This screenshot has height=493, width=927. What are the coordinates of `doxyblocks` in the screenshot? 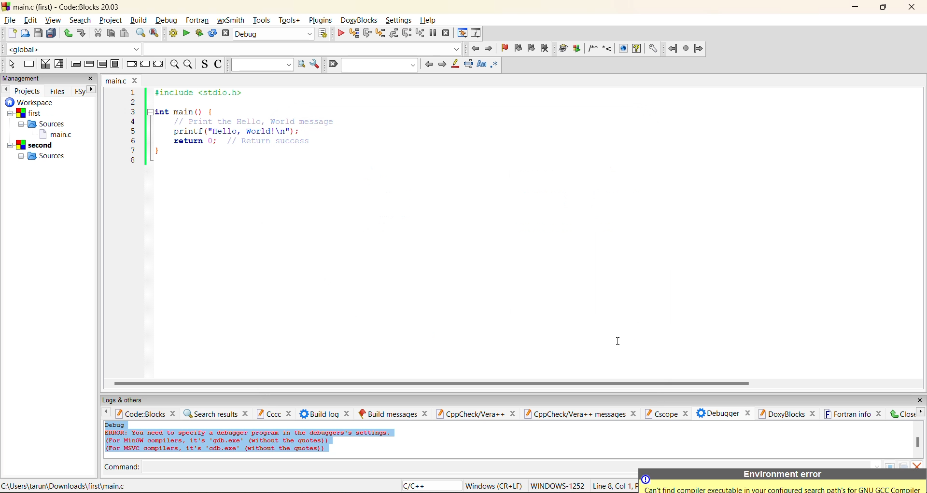 It's located at (361, 20).